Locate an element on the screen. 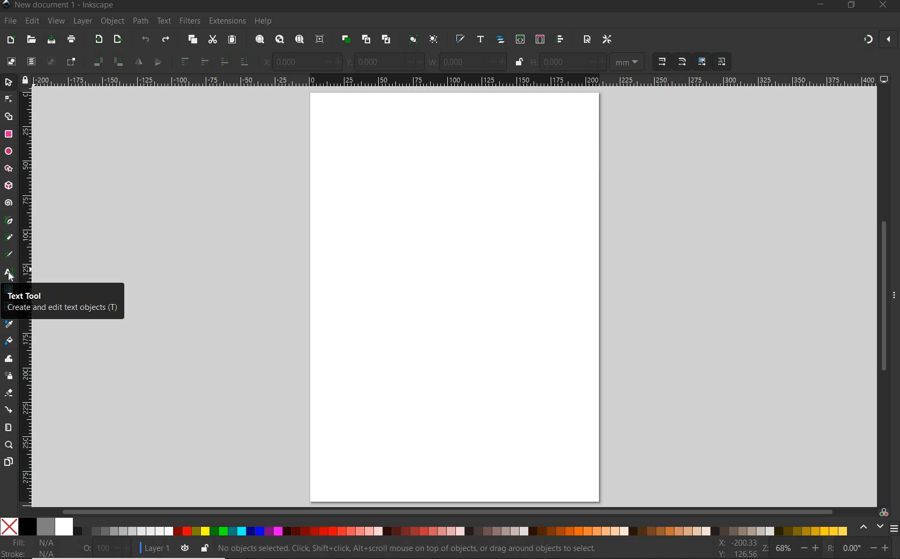  pen tool is located at coordinates (9, 220).